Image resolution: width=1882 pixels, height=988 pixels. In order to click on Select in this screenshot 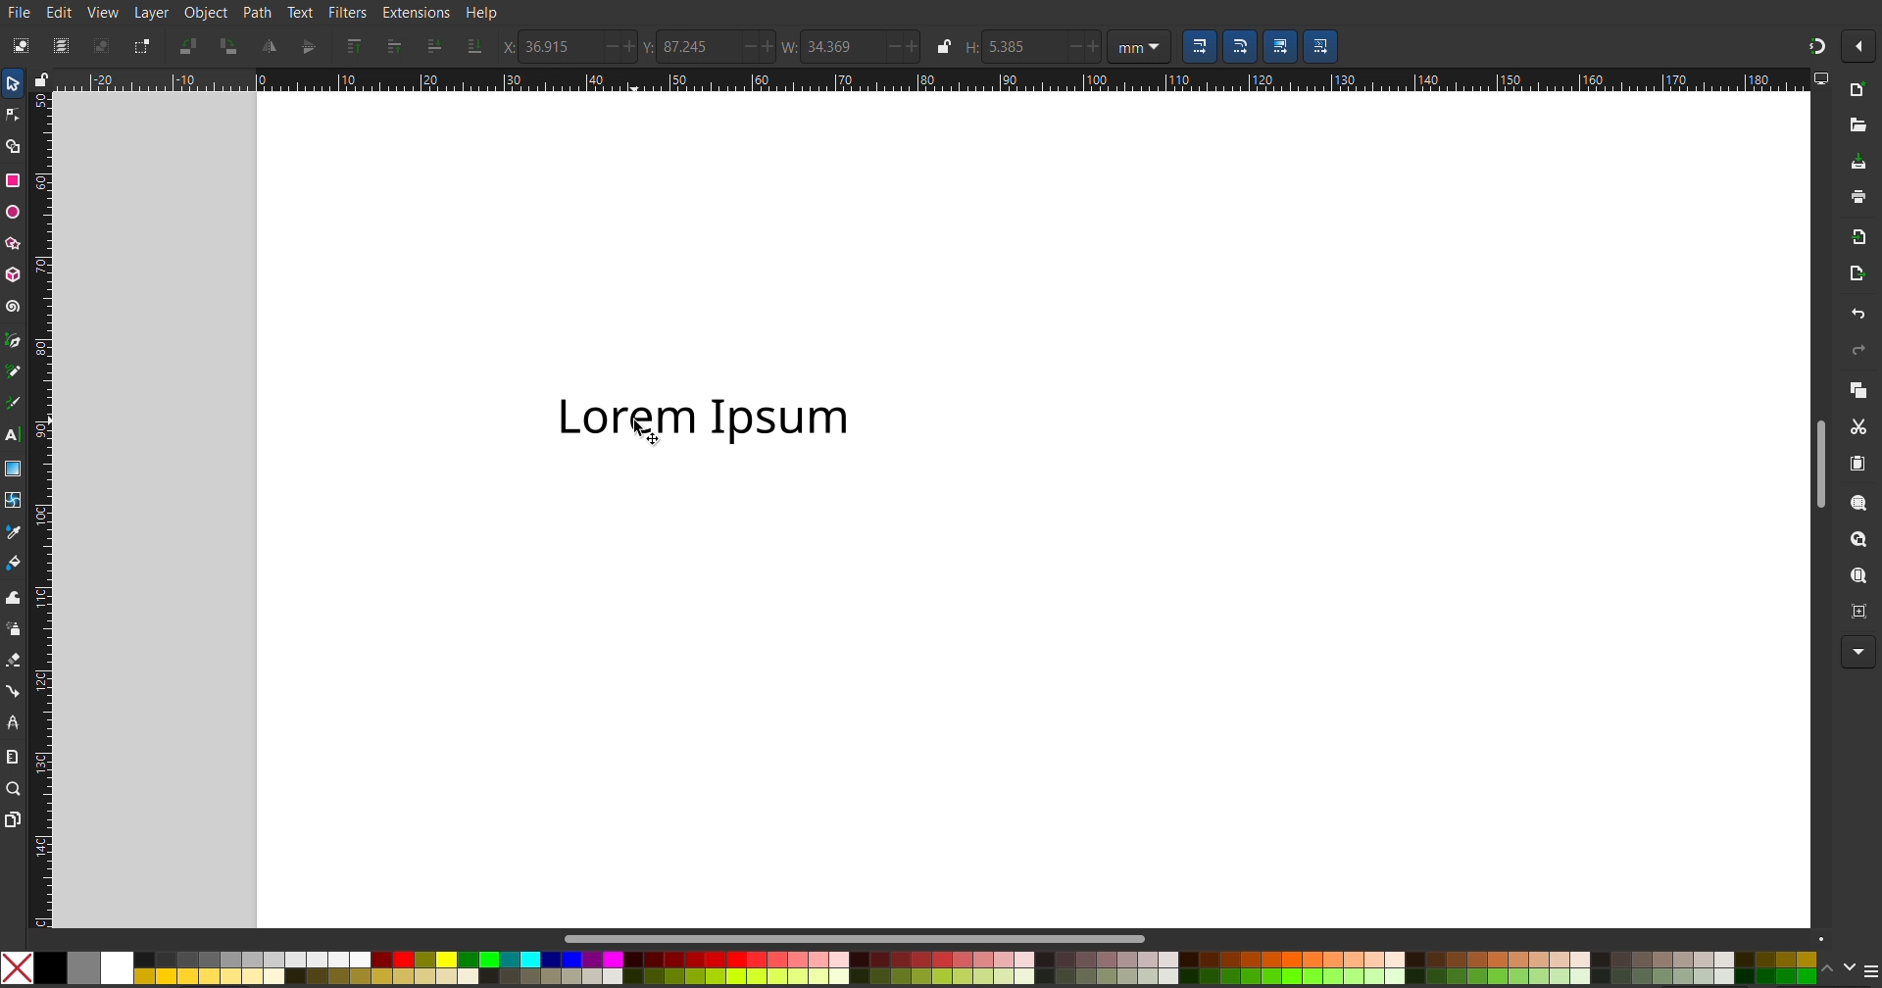, I will do `click(18, 82)`.